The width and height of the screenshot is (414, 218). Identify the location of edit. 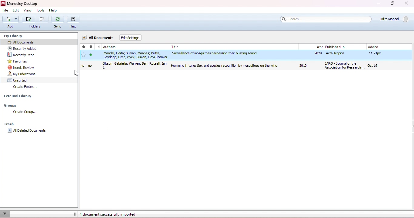
(5, 11).